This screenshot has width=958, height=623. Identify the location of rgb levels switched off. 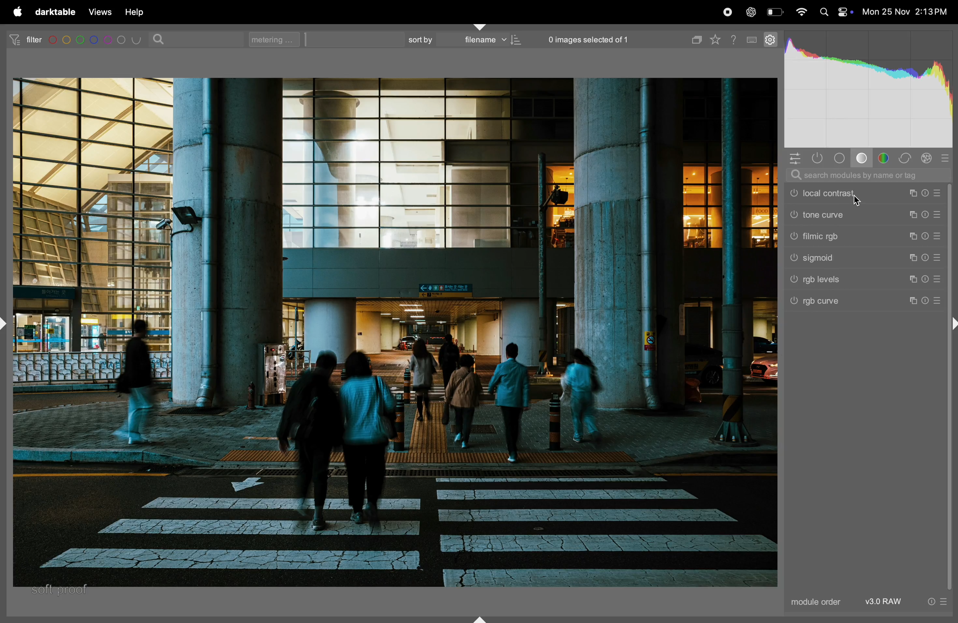
(794, 279).